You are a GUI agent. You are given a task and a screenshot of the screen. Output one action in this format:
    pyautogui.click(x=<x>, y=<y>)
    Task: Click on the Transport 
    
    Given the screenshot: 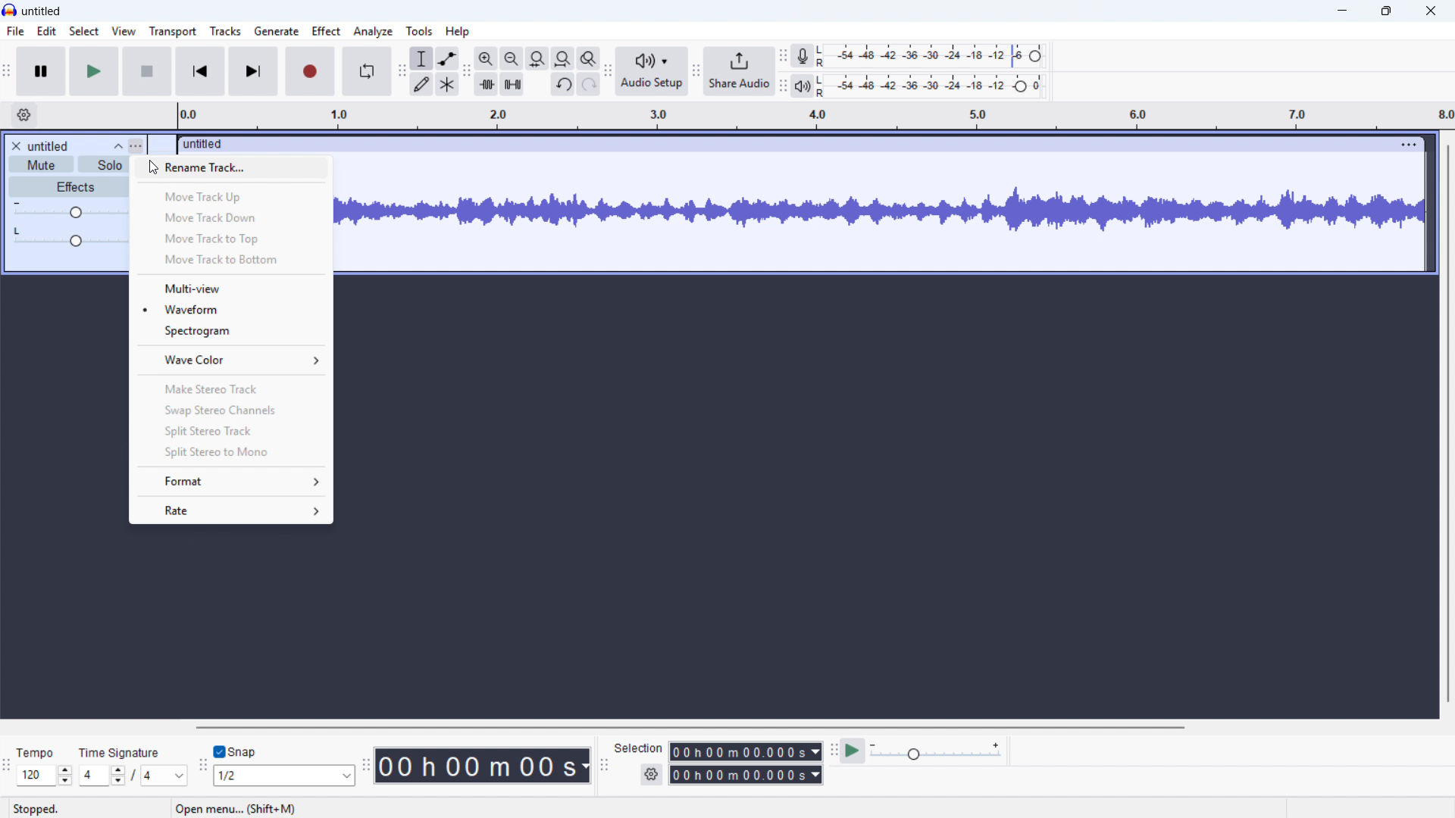 What is the action you would take?
    pyautogui.click(x=172, y=32)
    